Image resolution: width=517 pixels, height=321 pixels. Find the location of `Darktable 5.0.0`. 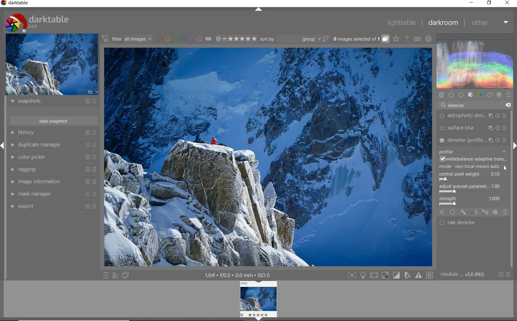

Darktable 5.0.0 is located at coordinates (37, 23).